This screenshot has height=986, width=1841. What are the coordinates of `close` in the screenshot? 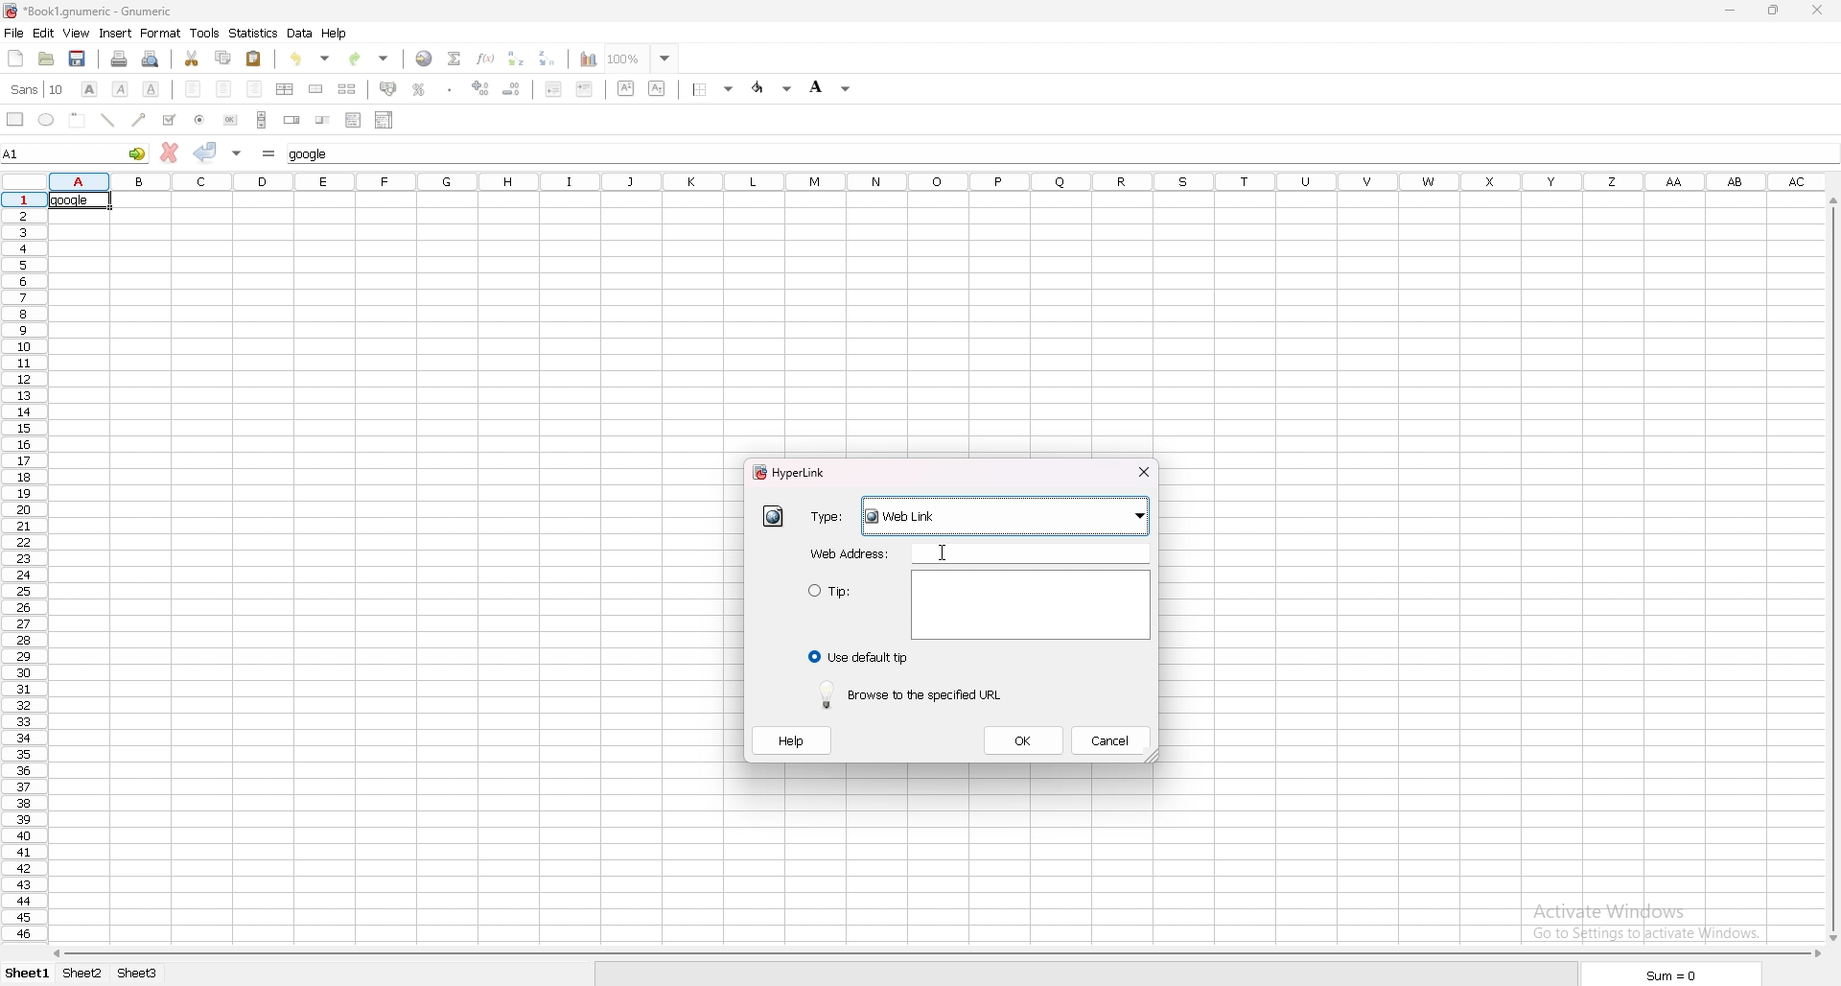 It's located at (1818, 11).